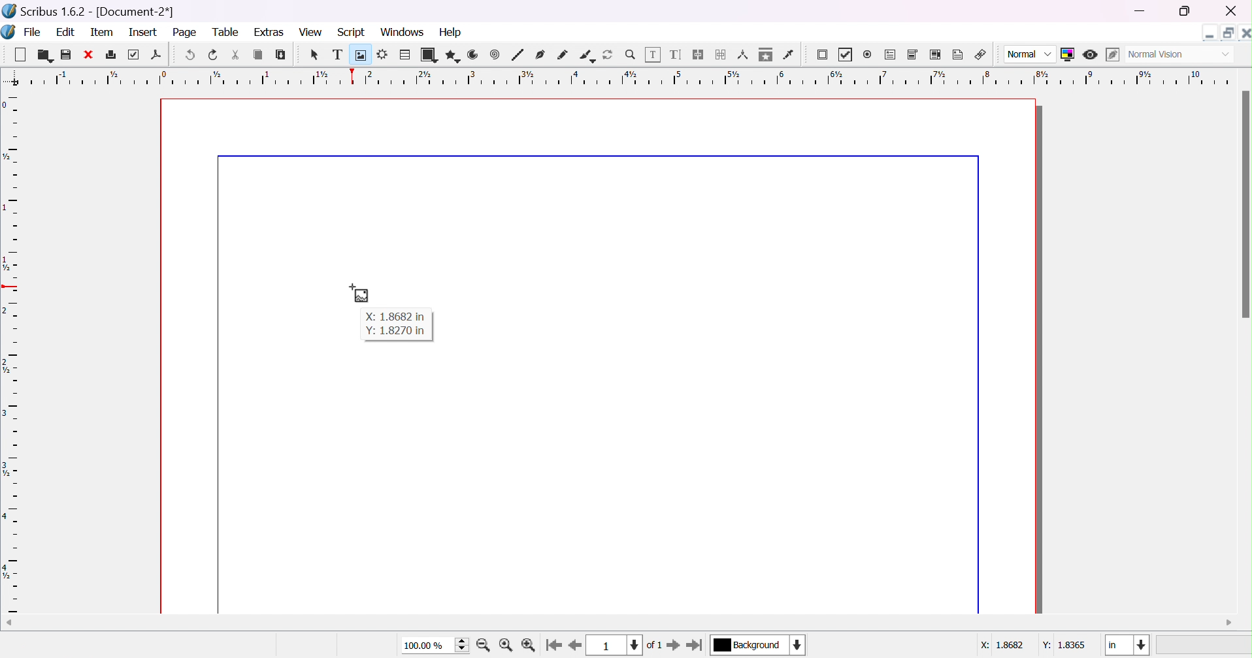 This screenshot has width=1252, height=658. What do you see at coordinates (609, 54) in the screenshot?
I see `rotate item` at bounding box center [609, 54].